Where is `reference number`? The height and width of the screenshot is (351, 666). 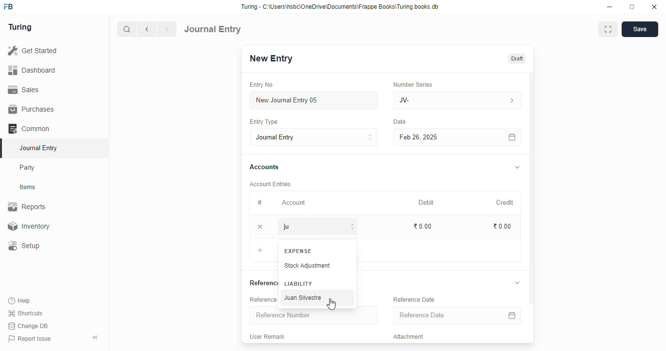 reference number is located at coordinates (262, 299).